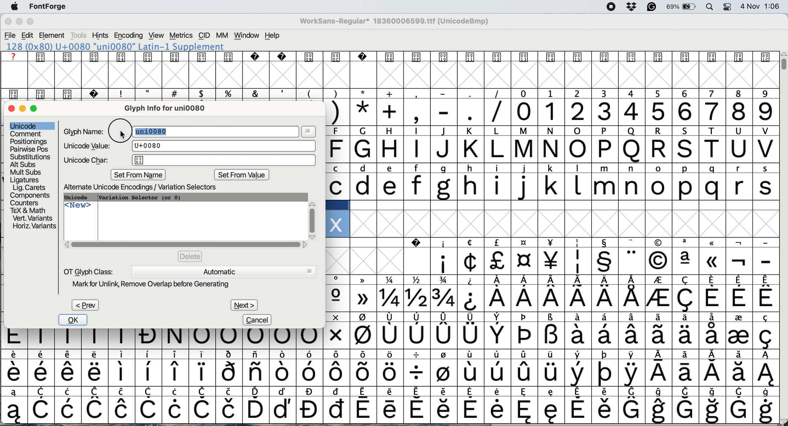  What do you see at coordinates (74, 320) in the screenshot?
I see `ok` at bounding box center [74, 320].